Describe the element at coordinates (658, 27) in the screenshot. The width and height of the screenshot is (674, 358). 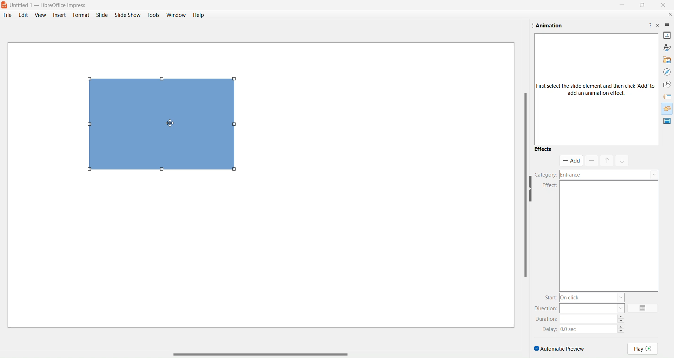
I see `close pane` at that location.